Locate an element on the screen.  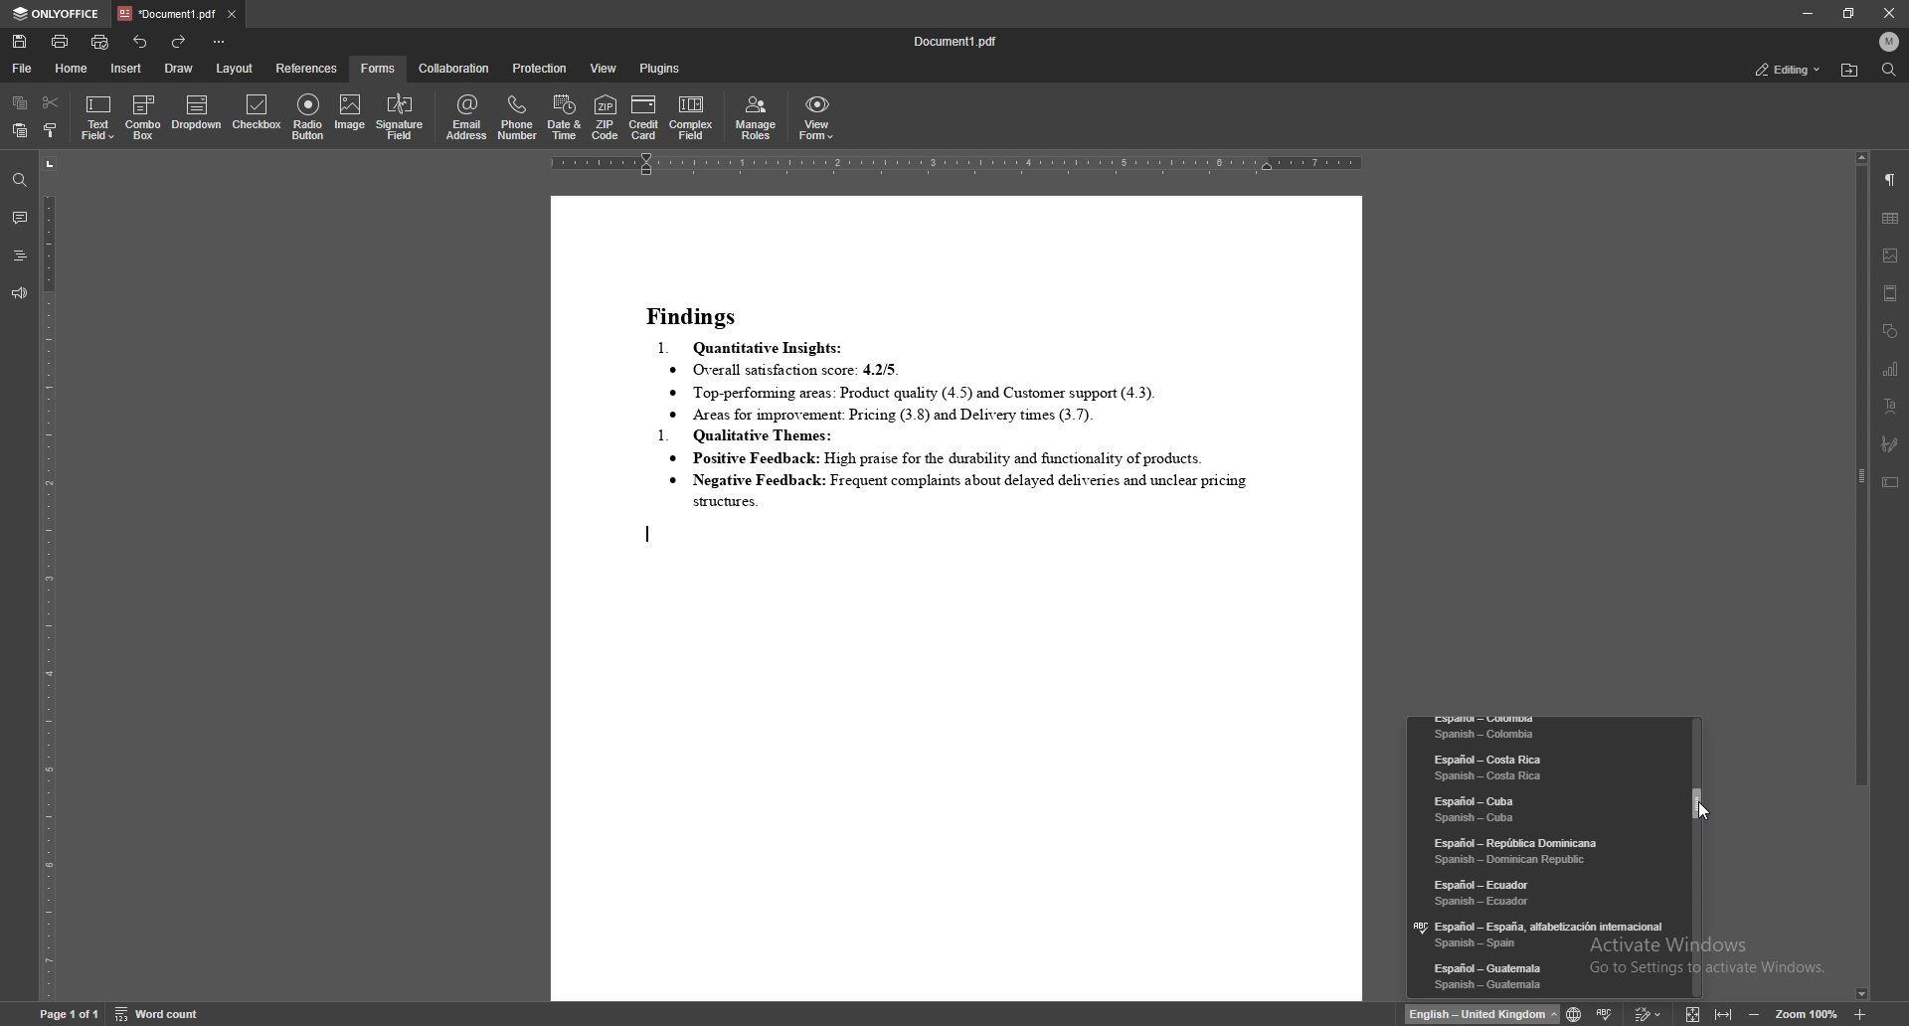
forms is located at coordinates (379, 68).